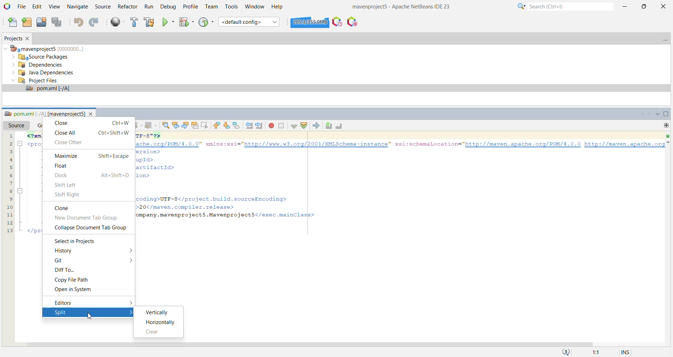  I want to click on Shift Line Right, so click(259, 126).